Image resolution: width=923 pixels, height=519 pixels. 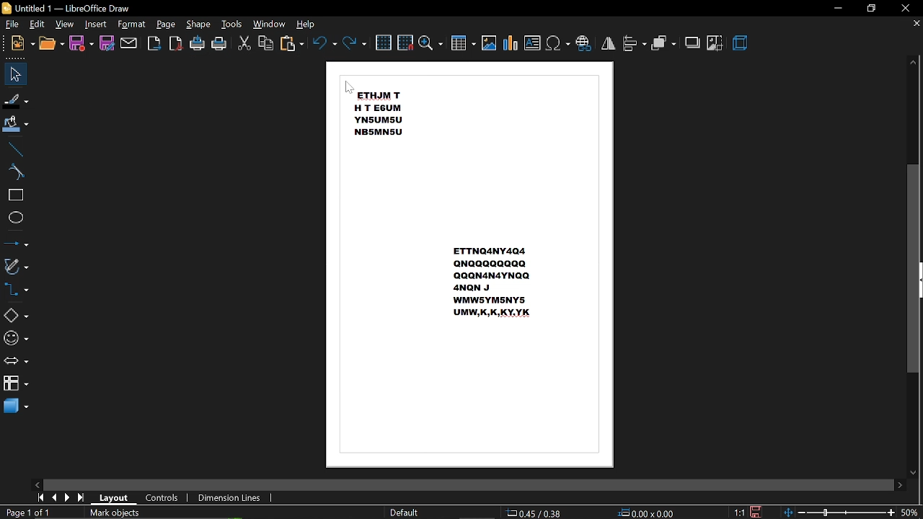 What do you see at coordinates (38, 25) in the screenshot?
I see `edit` at bounding box center [38, 25].